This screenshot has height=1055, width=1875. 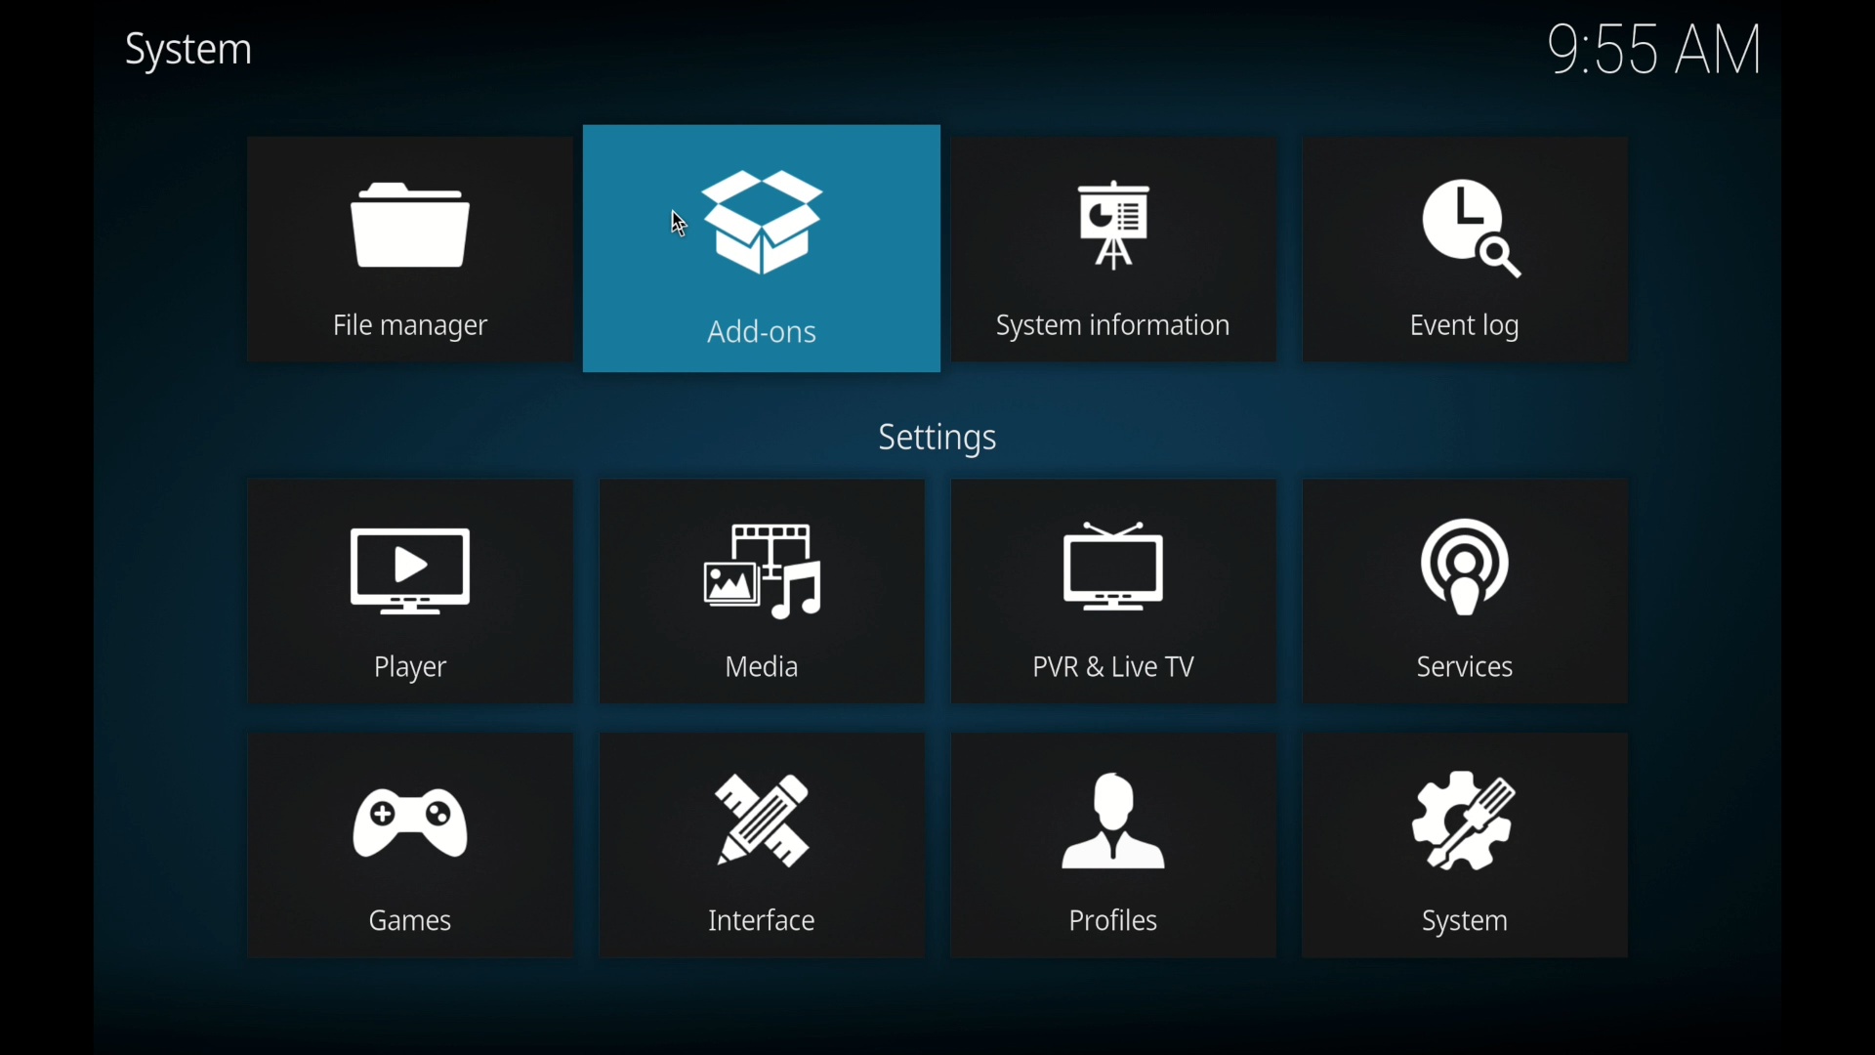 What do you see at coordinates (936, 440) in the screenshot?
I see `settings` at bounding box center [936, 440].